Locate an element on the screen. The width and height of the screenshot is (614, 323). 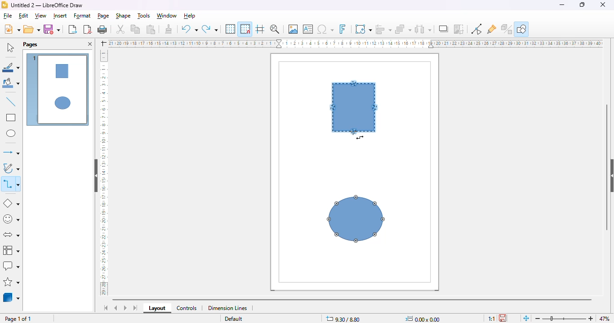
scaling factor of the document is located at coordinates (490, 318).